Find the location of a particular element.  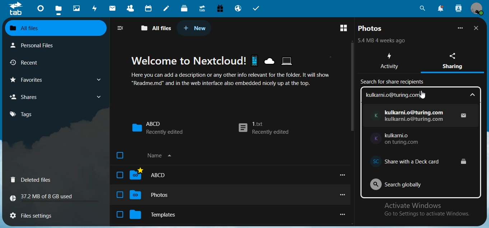

deleted files is located at coordinates (33, 180).